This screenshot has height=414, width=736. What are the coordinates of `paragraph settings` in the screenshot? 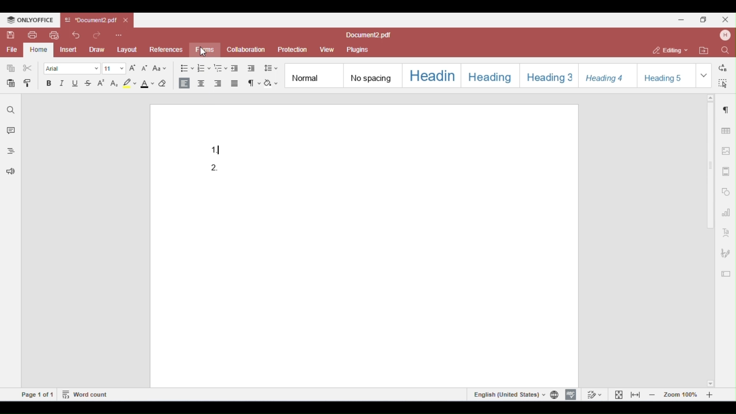 It's located at (724, 108).